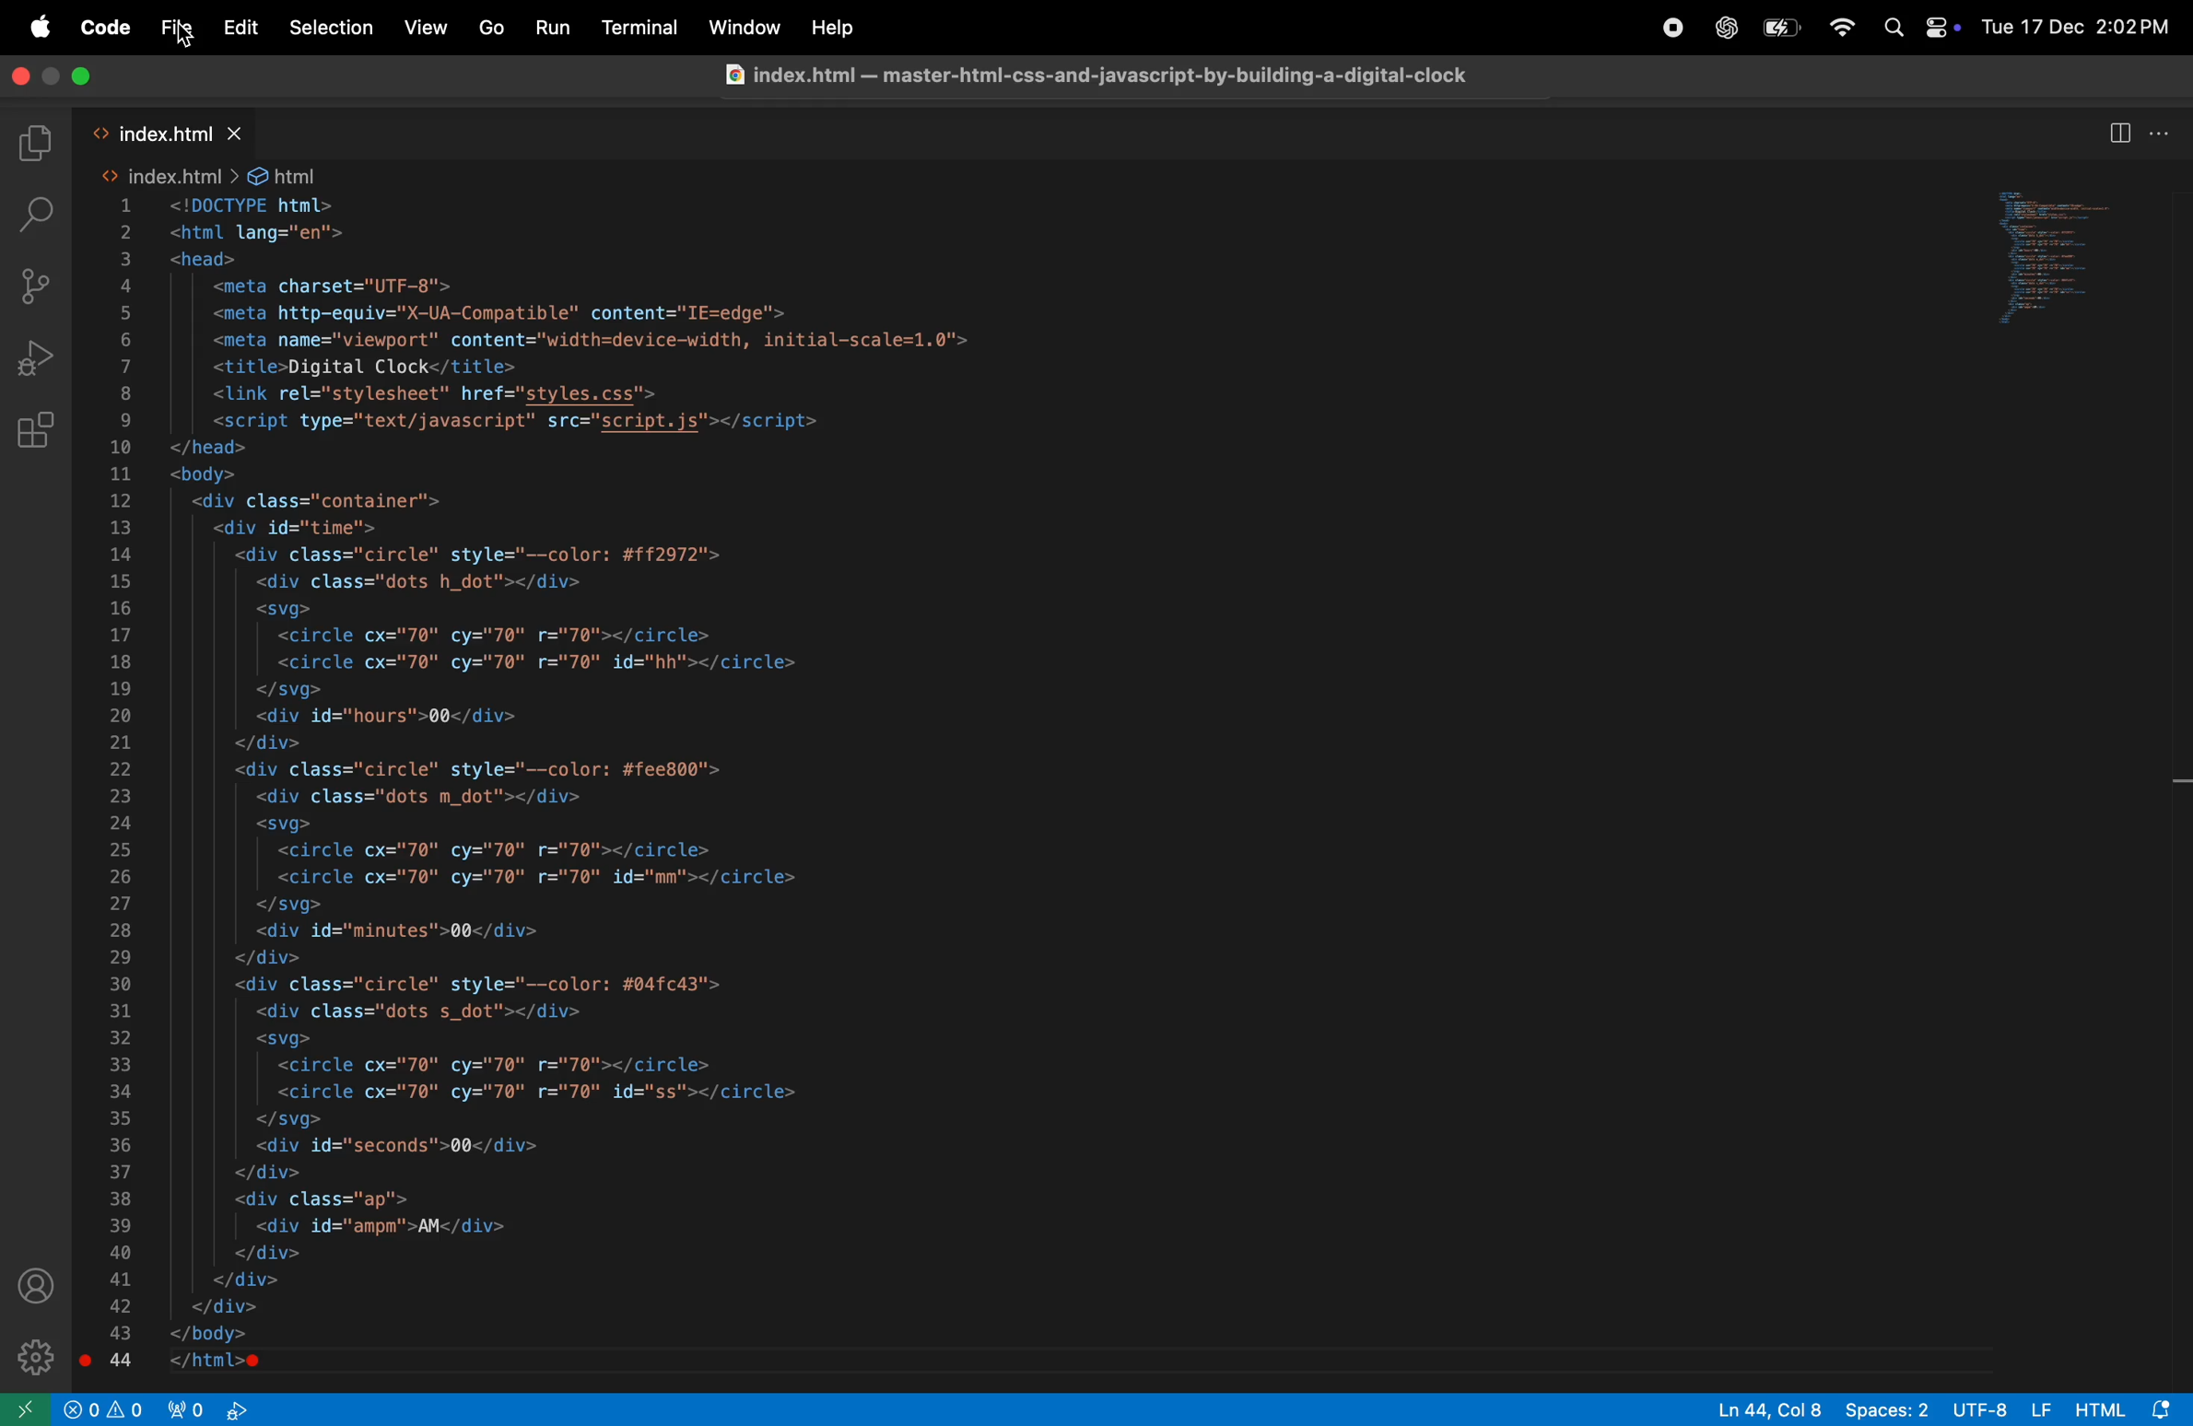 The height and width of the screenshot is (1426, 2193). Describe the element at coordinates (25, 1408) in the screenshot. I see `open window` at that location.